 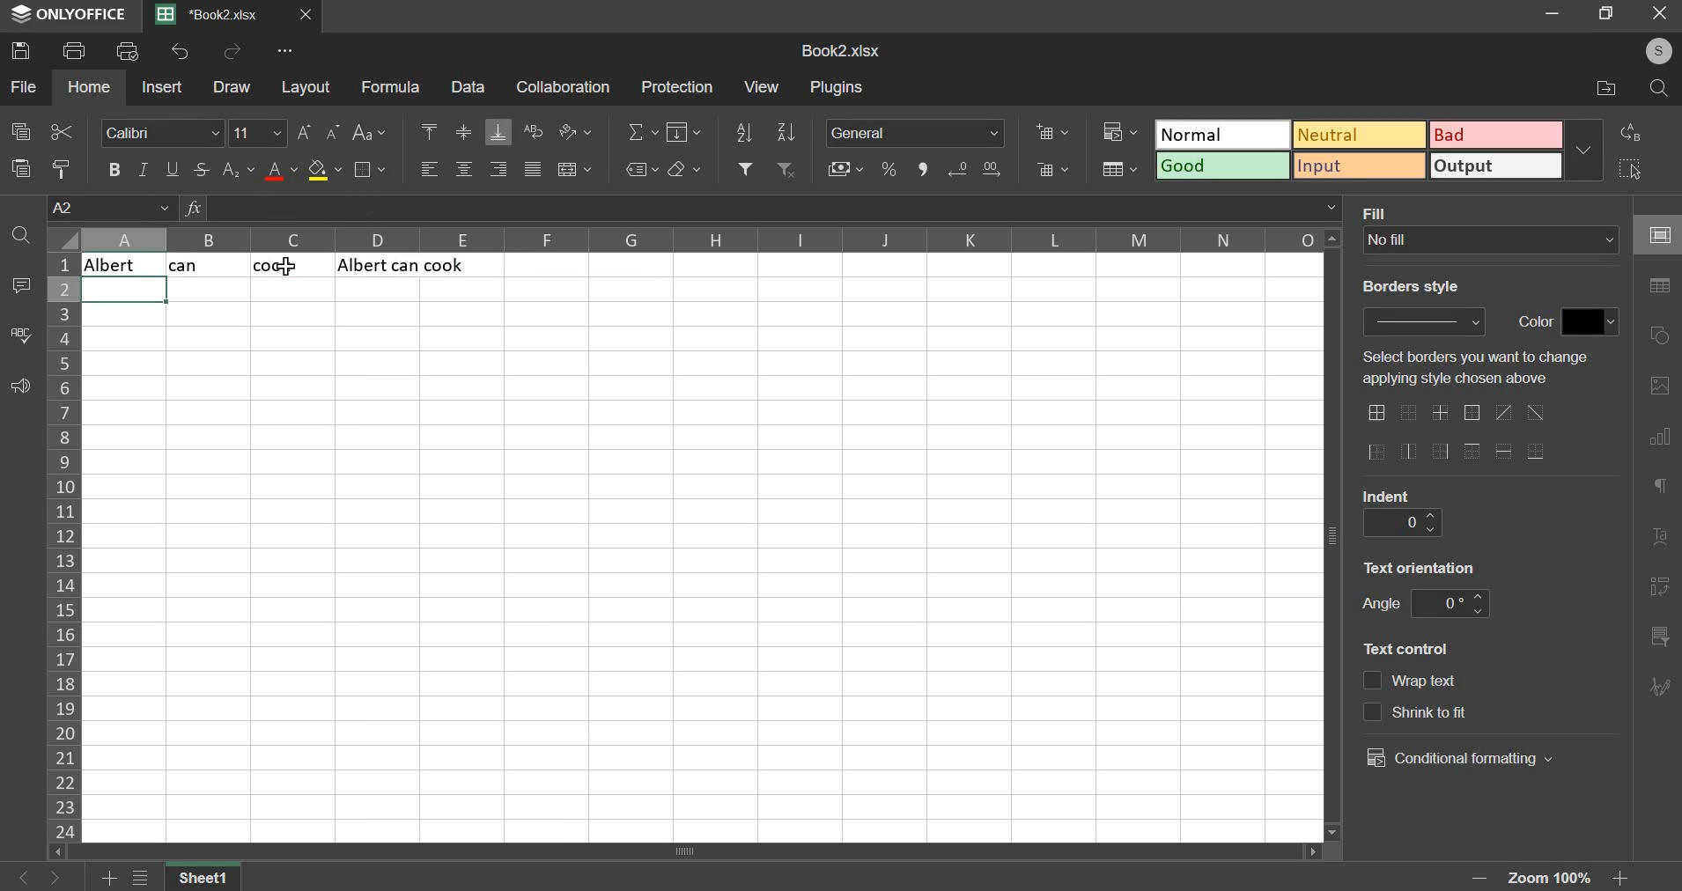 What do you see at coordinates (161, 86) in the screenshot?
I see `insert` at bounding box center [161, 86].